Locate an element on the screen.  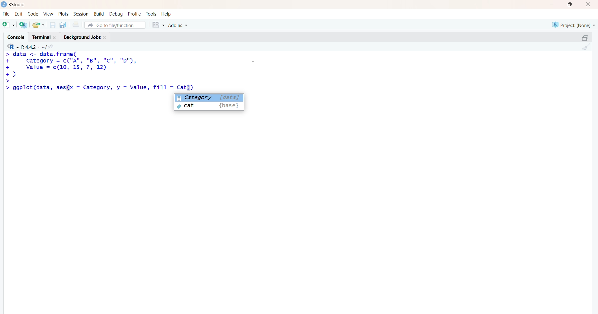
grid view is located at coordinates (158, 25).